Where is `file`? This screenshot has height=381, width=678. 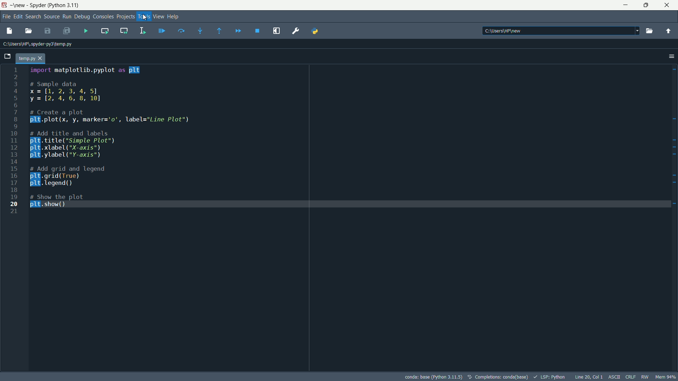
file is located at coordinates (6, 16).